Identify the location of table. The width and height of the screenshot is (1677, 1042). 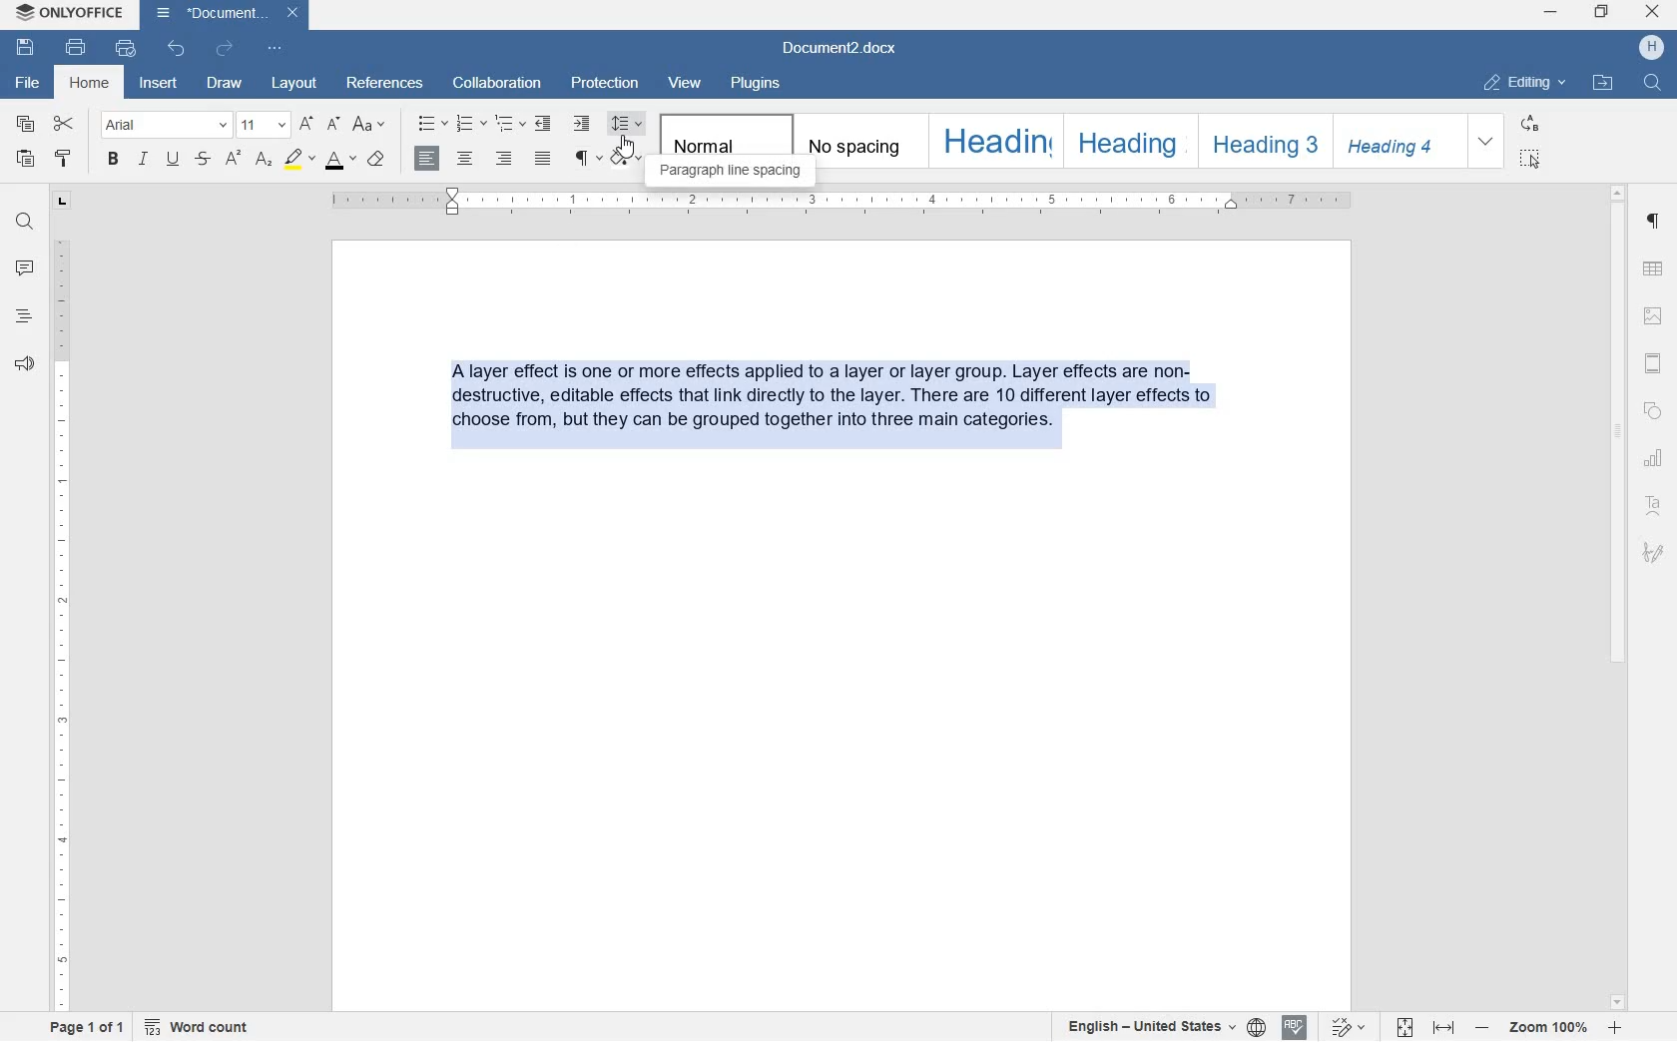
(1654, 268).